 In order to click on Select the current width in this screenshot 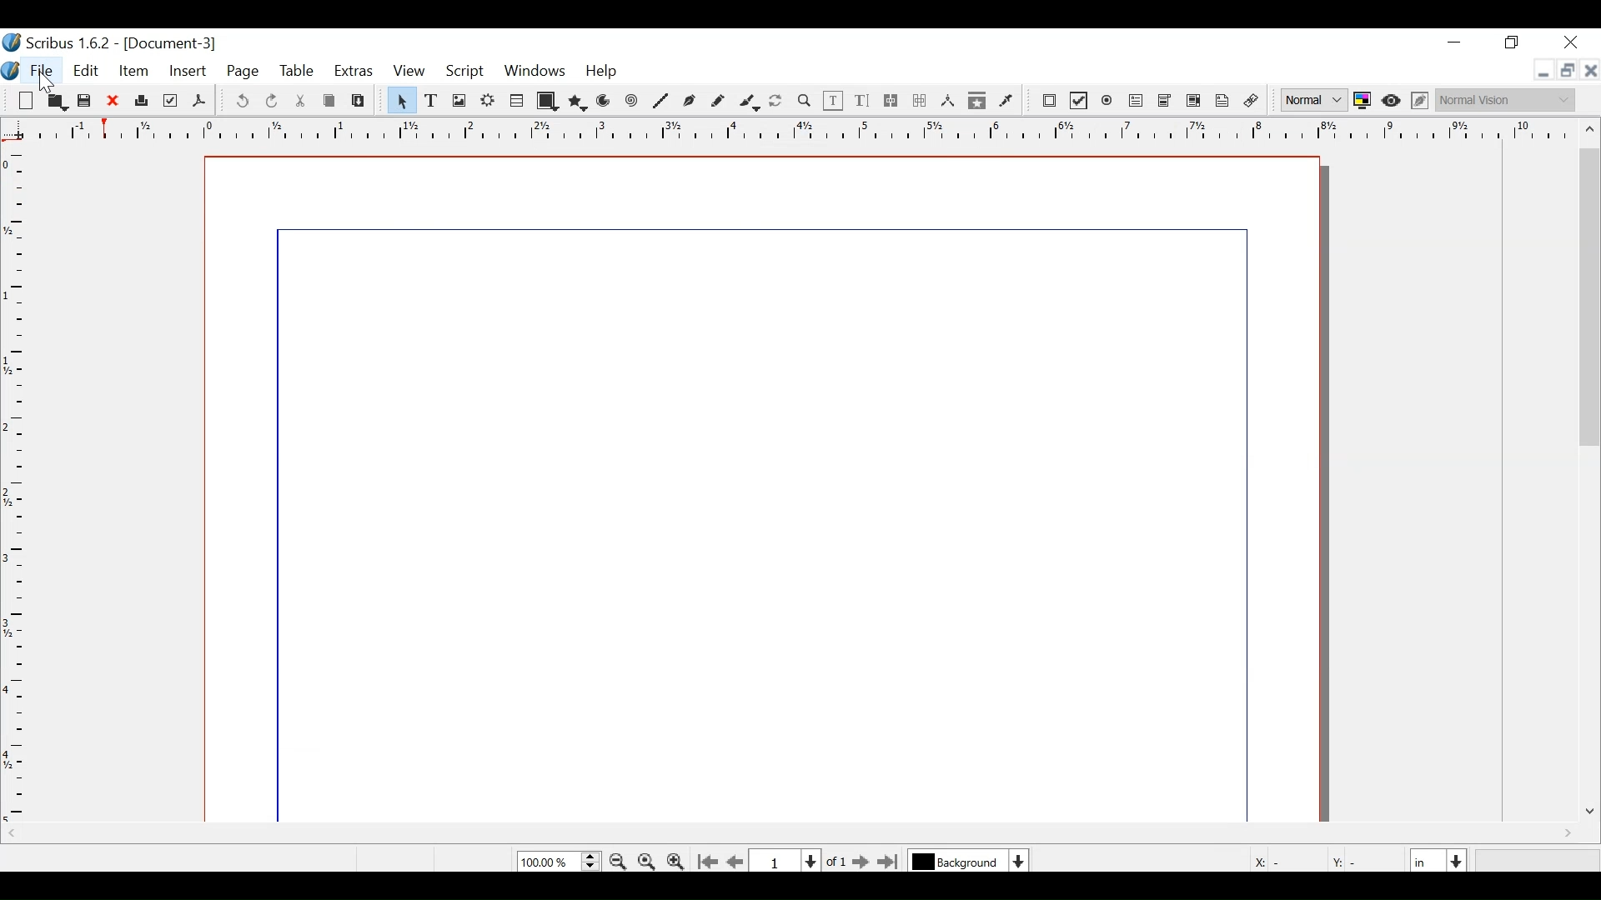, I will do `click(1427, 859)`.